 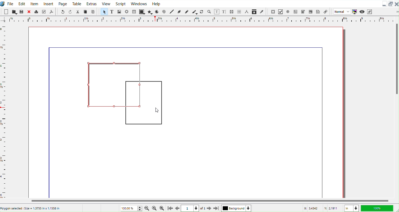 I want to click on Y Co-ordinate, so click(x=332, y=209).